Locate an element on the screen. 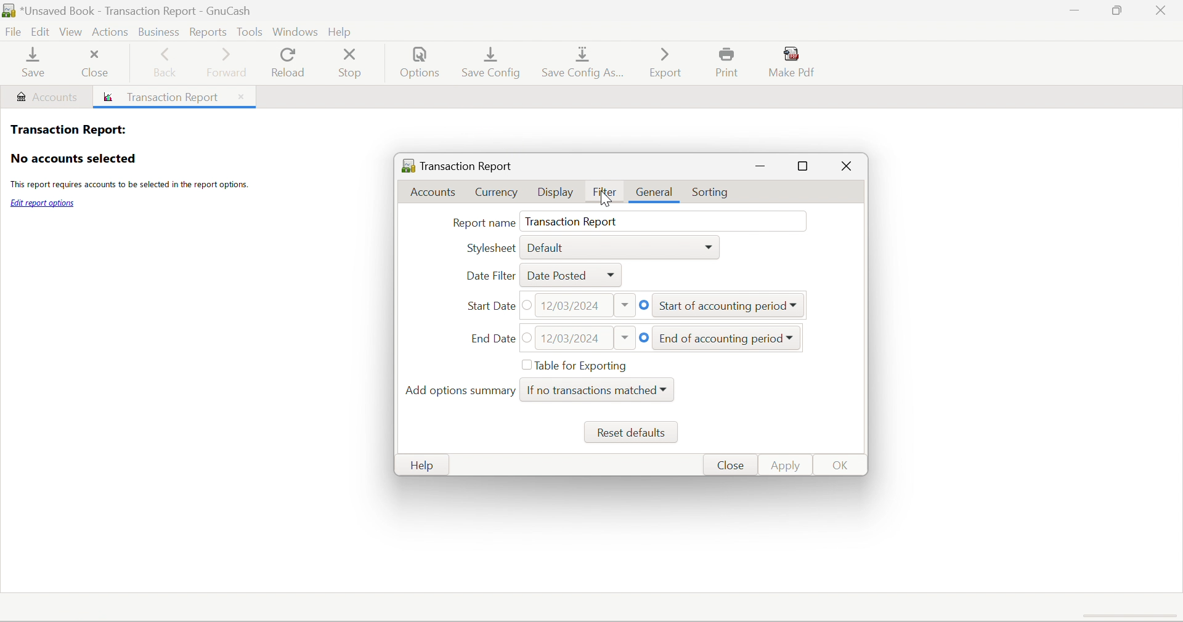 This screenshot has width=1183, height=622. 12/03/2024 is located at coordinates (571, 305).